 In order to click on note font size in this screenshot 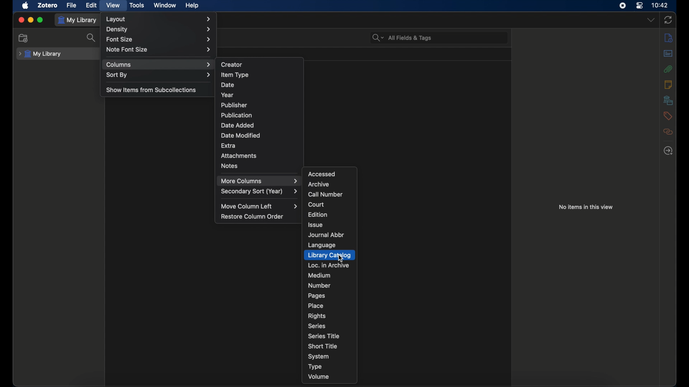, I will do `click(159, 49)`.